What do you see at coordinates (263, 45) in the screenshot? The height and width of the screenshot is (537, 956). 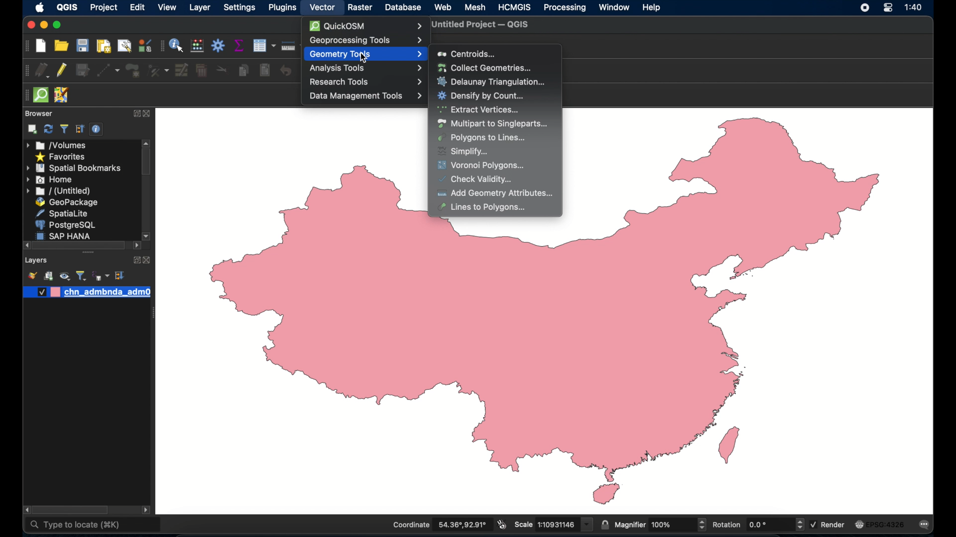 I see `modify attributes` at bounding box center [263, 45].